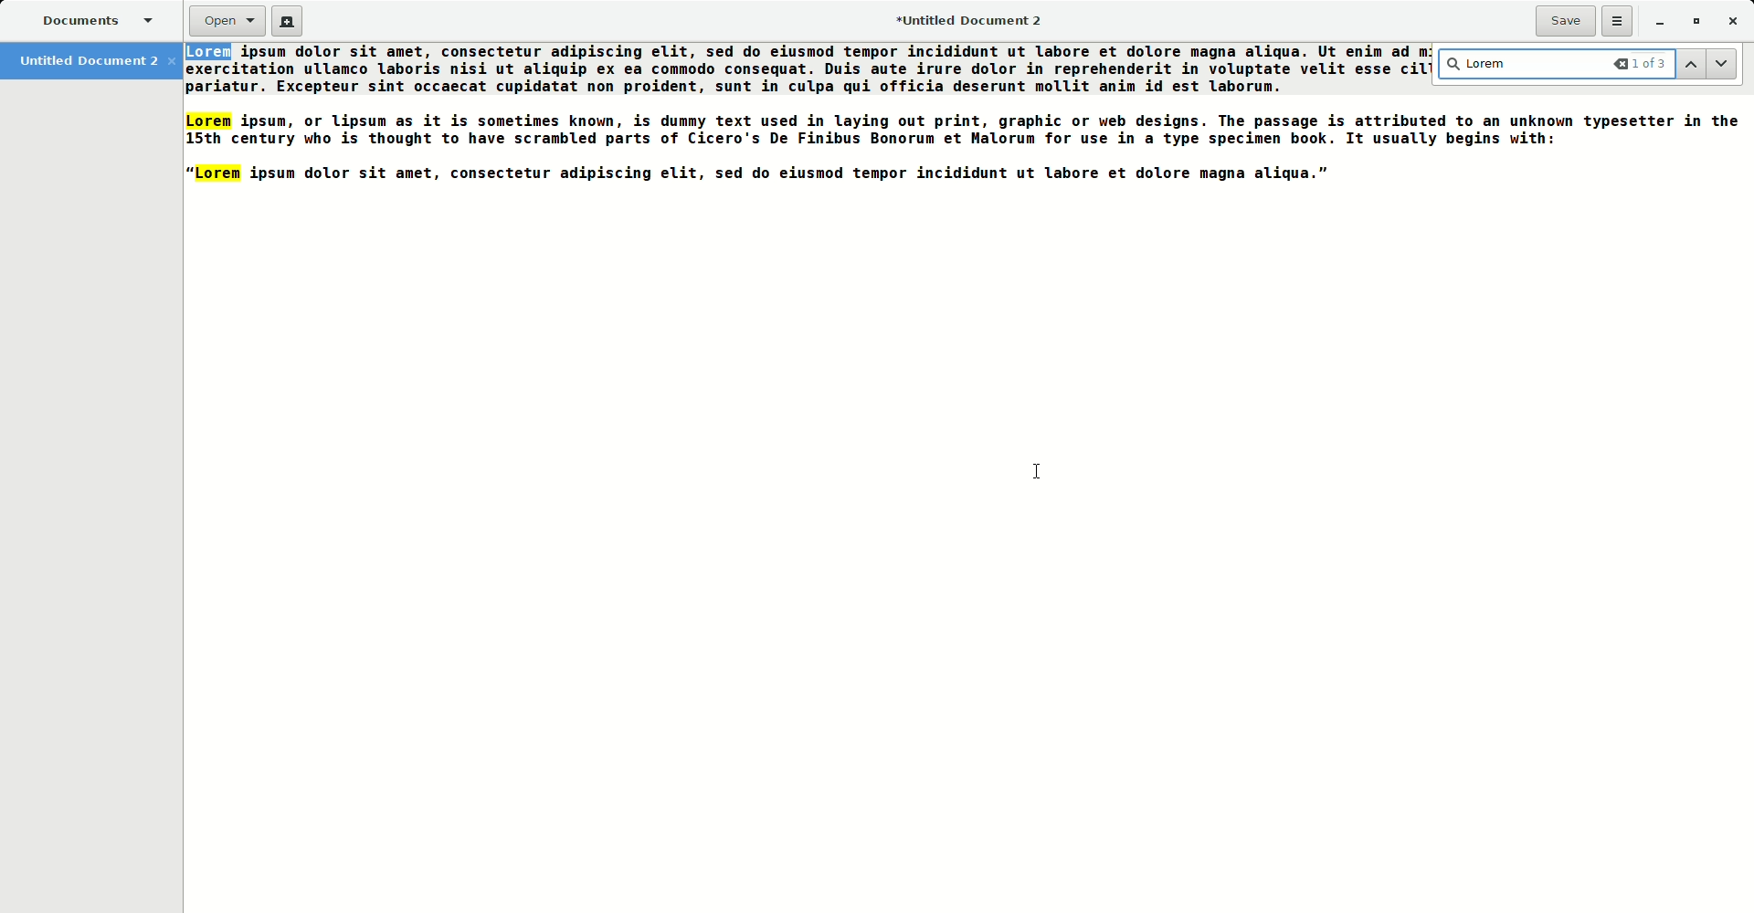 Image resolution: width=1754 pixels, height=913 pixels. Describe the element at coordinates (213, 84) in the screenshot. I see `Paragraphs` at that location.